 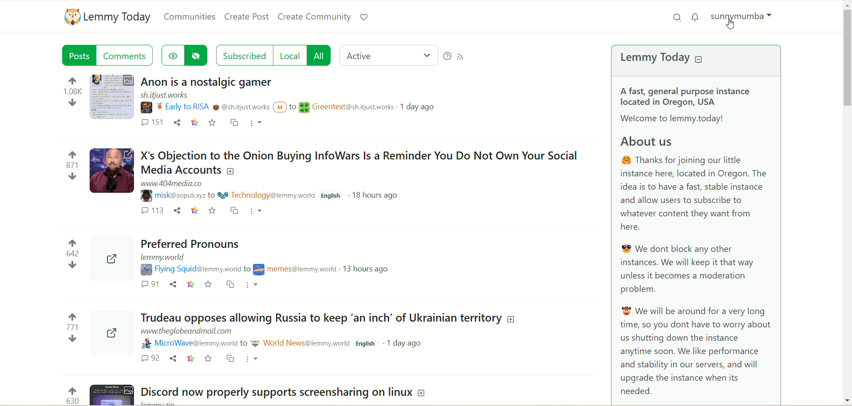 What do you see at coordinates (195, 123) in the screenshot?
I see `link` at bounding box center [195, 123].